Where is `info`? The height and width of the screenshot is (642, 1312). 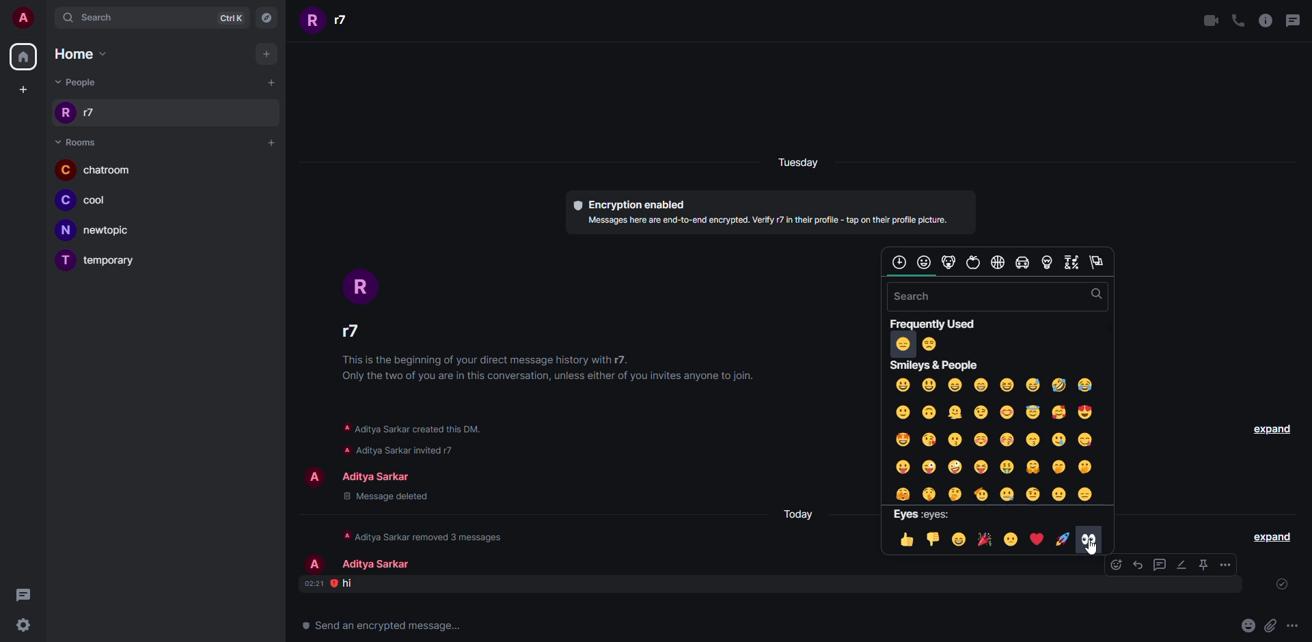
info is located at coordinates (556, 367).